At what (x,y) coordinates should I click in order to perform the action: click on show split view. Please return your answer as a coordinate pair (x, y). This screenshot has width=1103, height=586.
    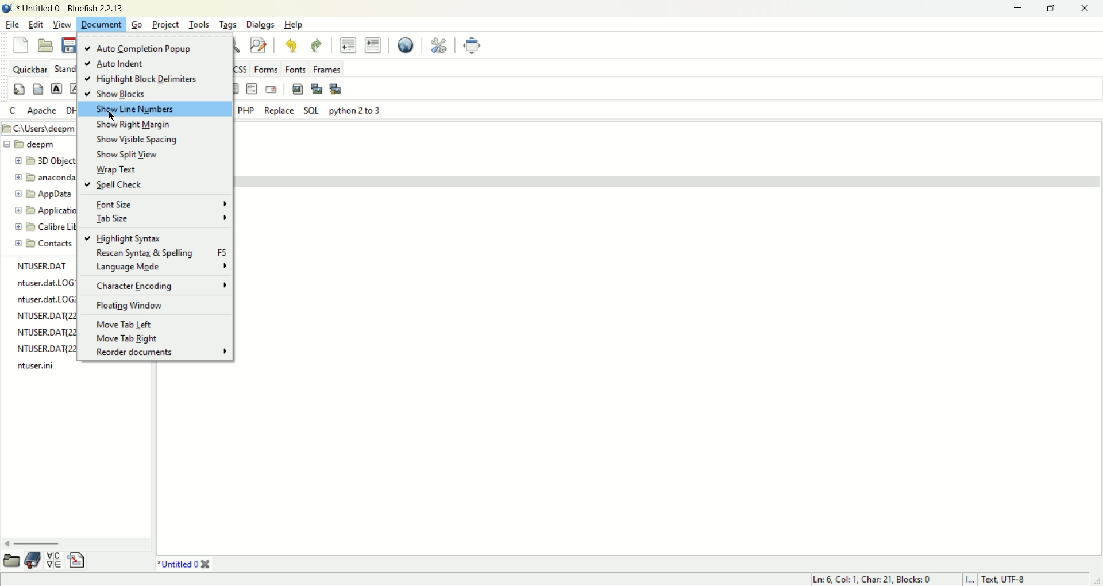
    Looking at the image, I should click on (128, 154).